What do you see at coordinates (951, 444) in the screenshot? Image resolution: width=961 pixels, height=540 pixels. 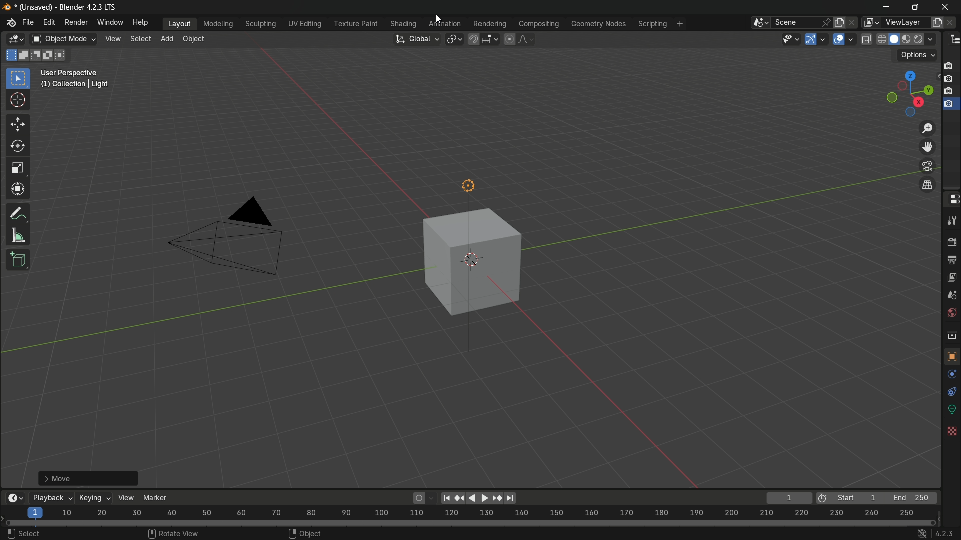 I see `data` at bounding box center [951, 444].